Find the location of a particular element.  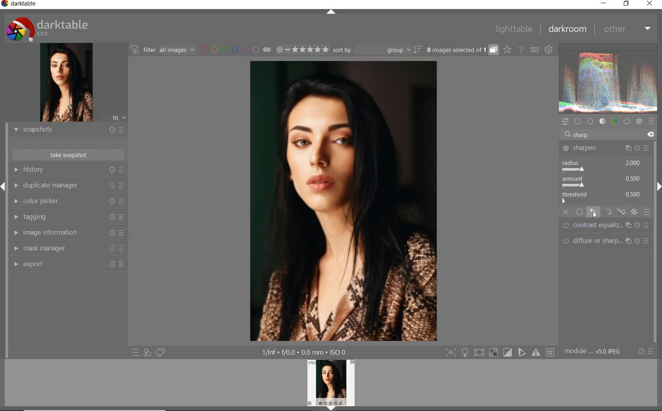

Toggle modes is located at coordinates (499, 352).